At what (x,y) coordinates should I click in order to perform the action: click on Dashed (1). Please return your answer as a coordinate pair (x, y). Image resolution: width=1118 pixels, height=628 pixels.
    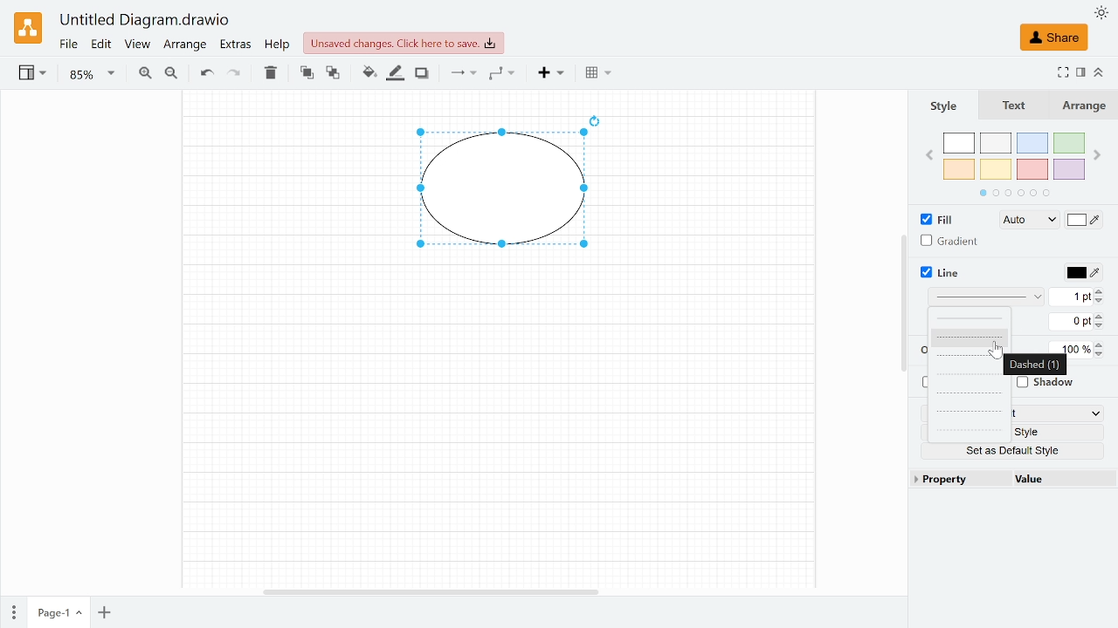
    Looking at the image, I should click on (1035, 365).